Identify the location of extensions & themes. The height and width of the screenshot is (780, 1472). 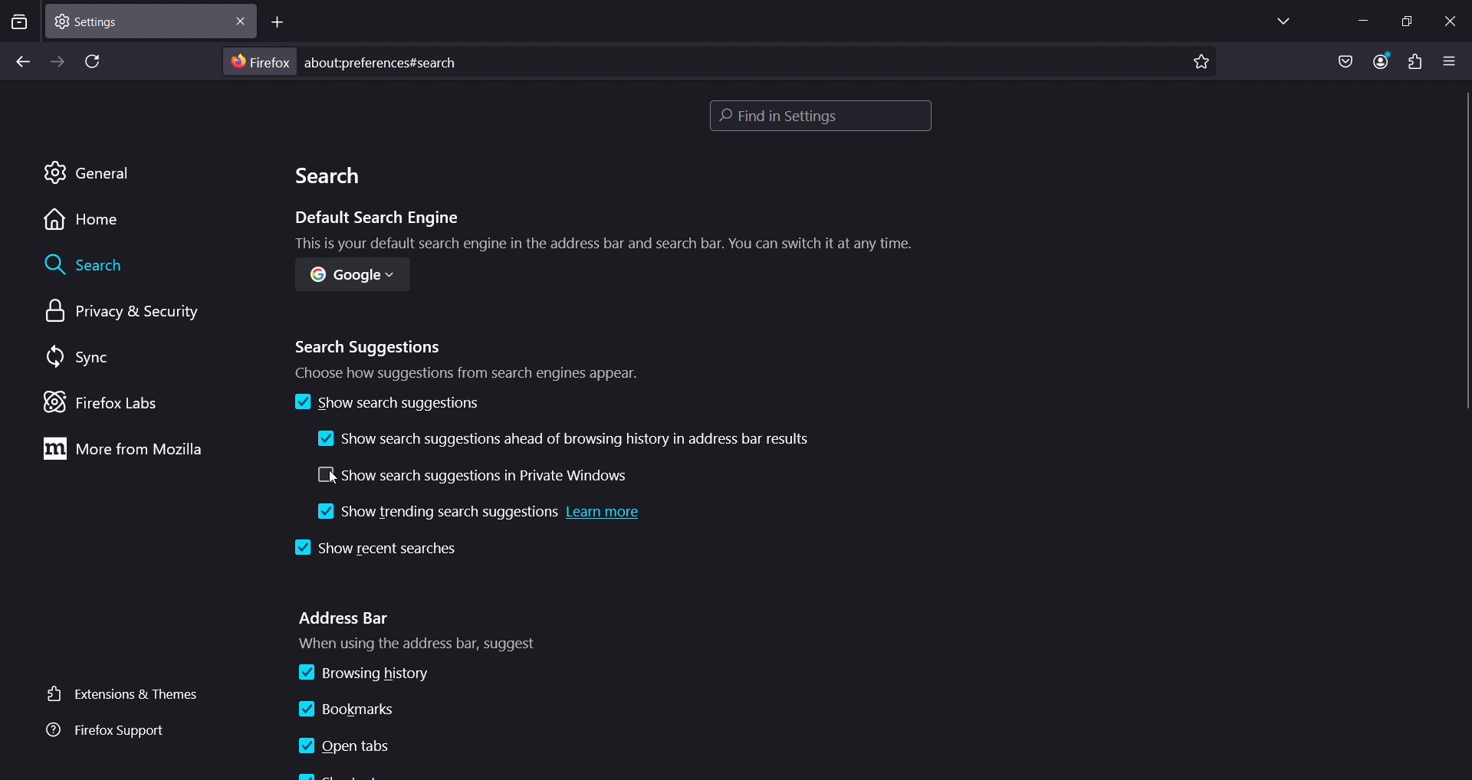
(126, 695).